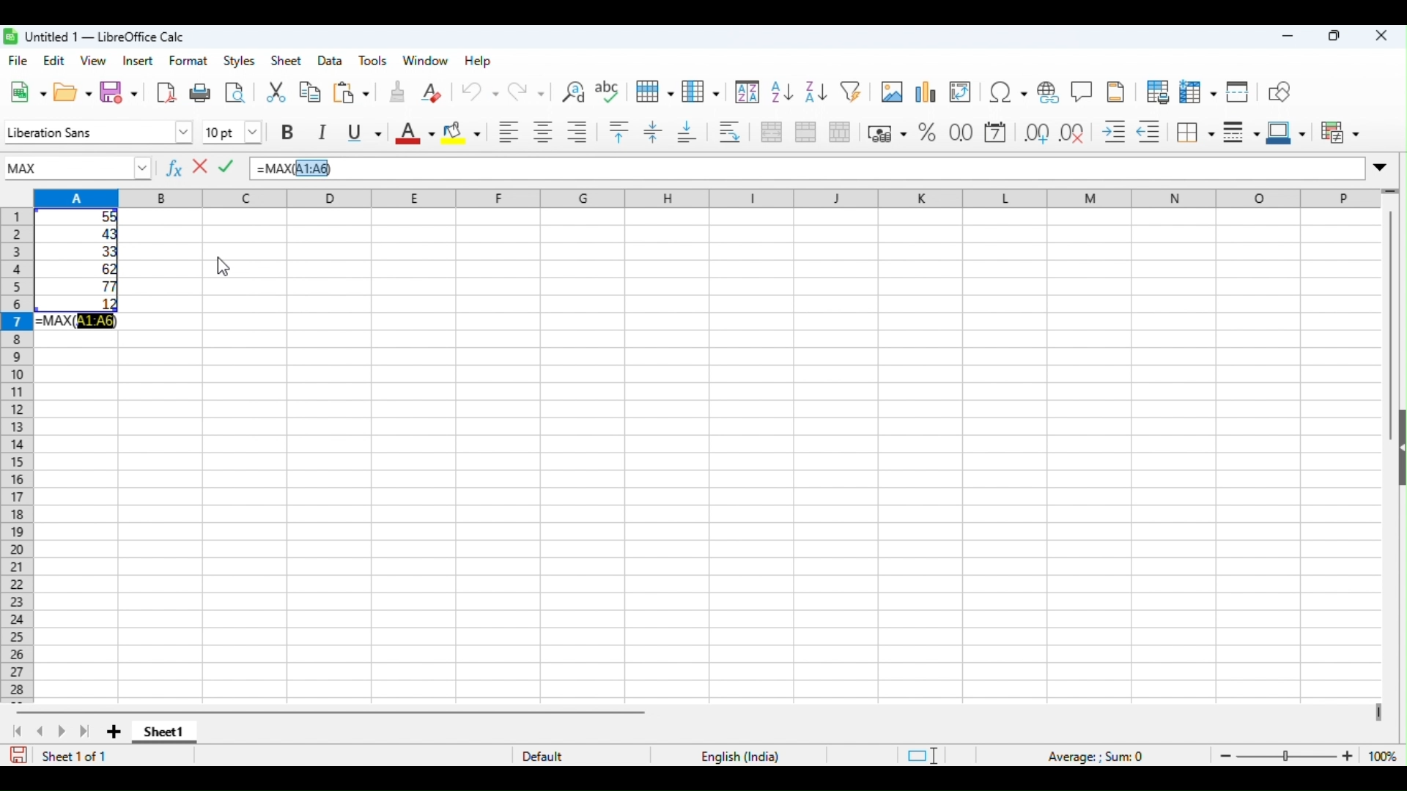  What do you see at coordinates (620, 132) in the screenshot?
I see `align top` at bounding box center [620, 132].